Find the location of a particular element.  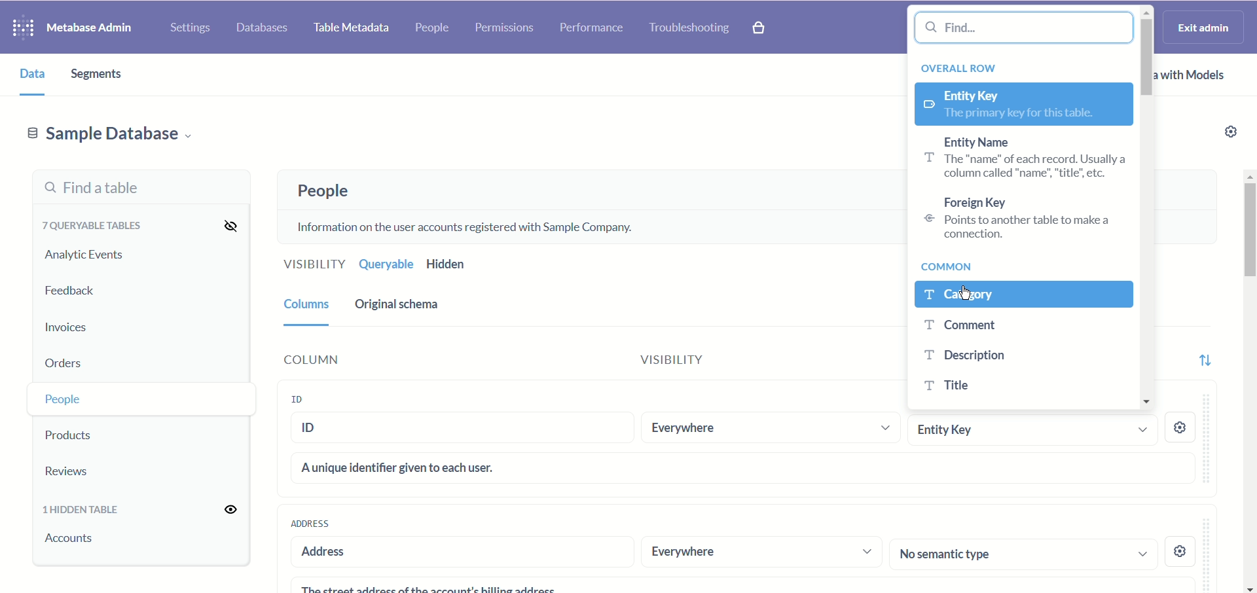

People is located at coordinates (319, 191).